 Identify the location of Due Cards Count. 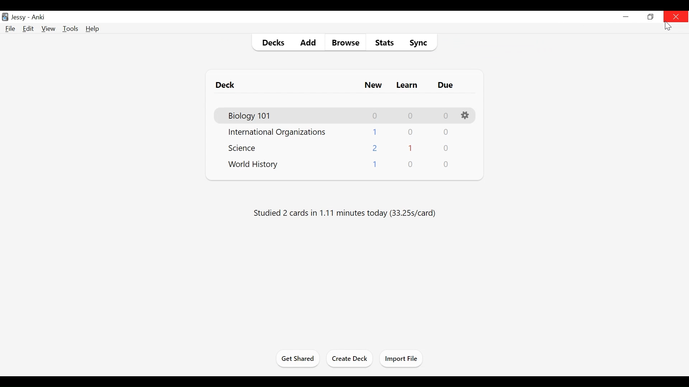
(446, 116).